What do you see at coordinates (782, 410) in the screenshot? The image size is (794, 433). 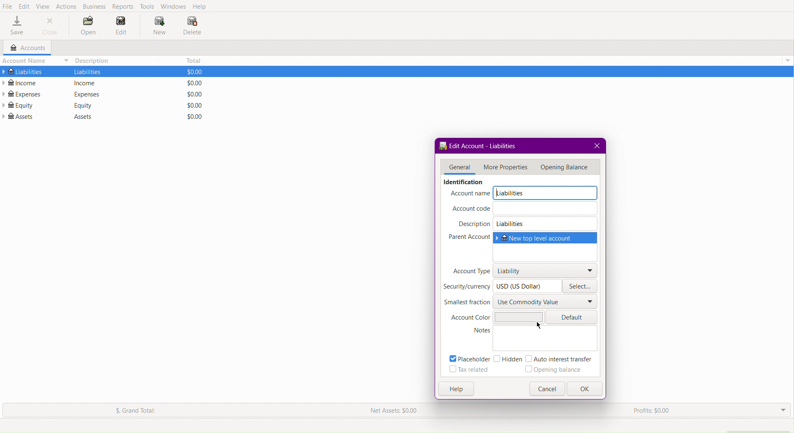 I see `Drop Down` at bounding box center [782, 410].